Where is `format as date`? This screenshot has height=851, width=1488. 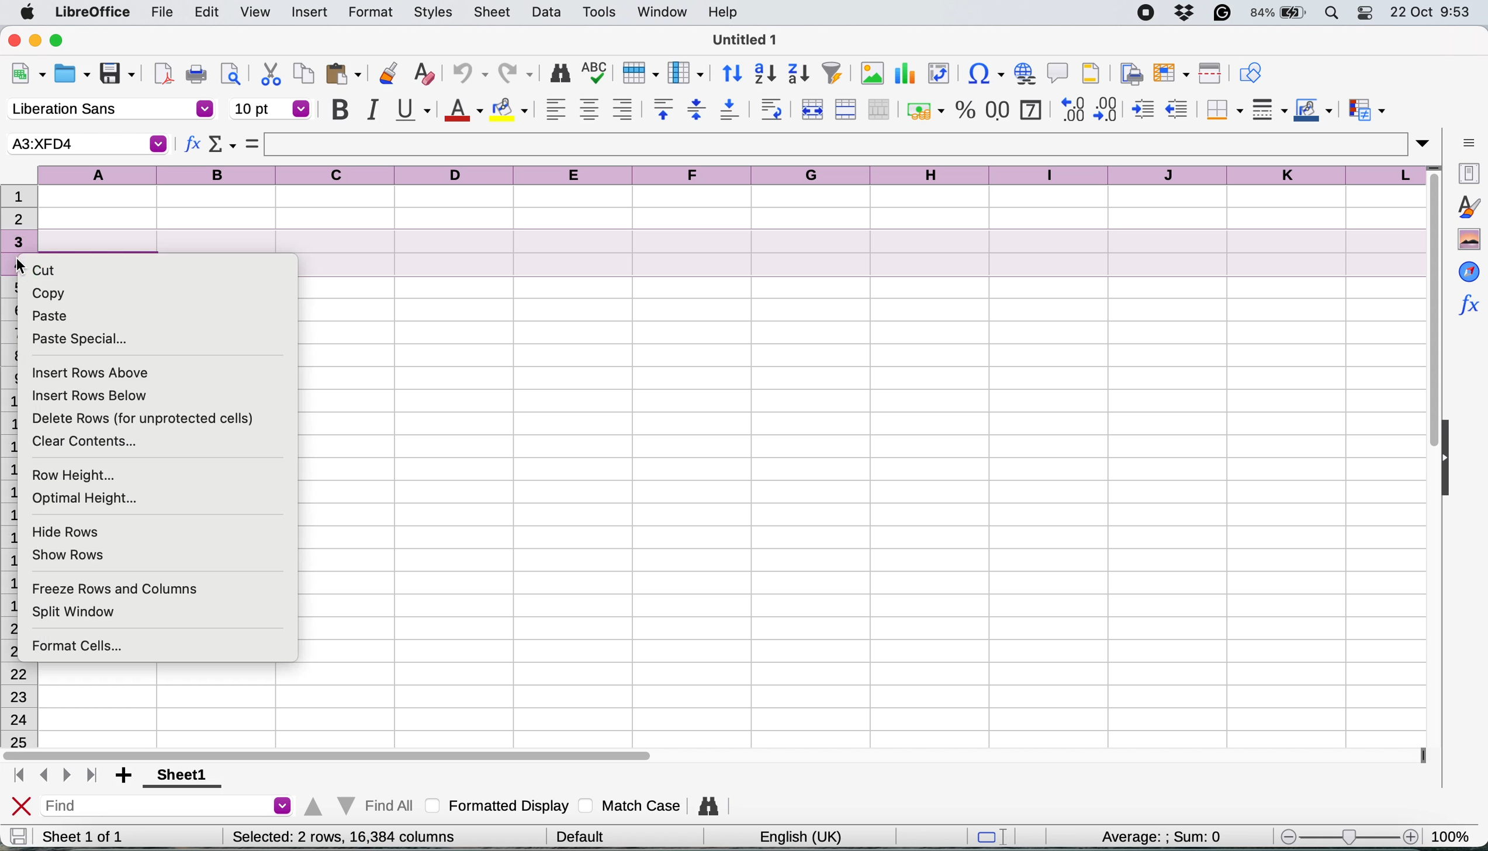
format as date is located at coordinates (1030, 108).